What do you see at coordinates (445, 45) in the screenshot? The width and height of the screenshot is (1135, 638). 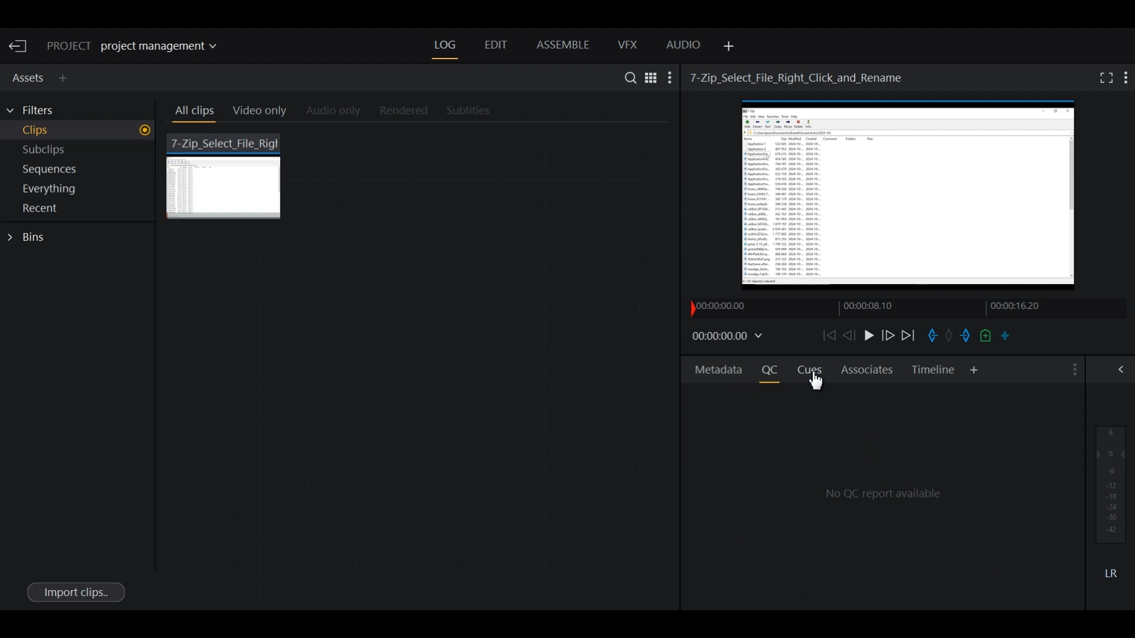 I see `Log` at bounding box center [445, 45].